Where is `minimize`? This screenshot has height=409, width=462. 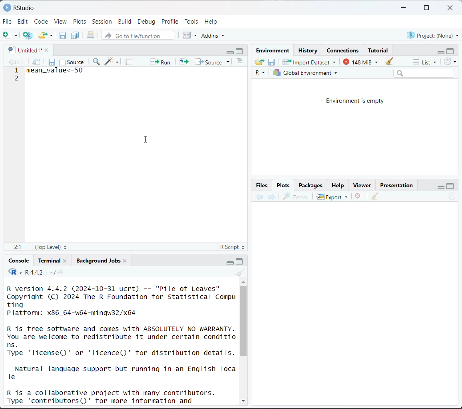
minimize is located at coordinates (439, 51).